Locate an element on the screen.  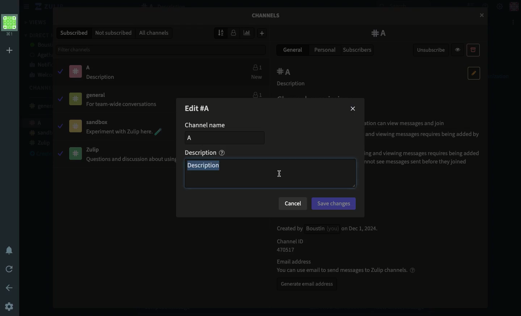
Description is located at coordinates (293, 84).